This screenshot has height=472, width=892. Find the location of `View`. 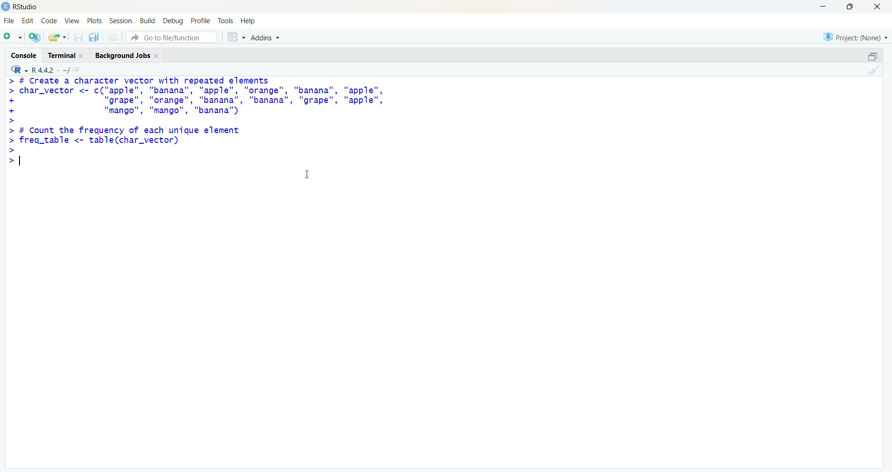

View is located at coordinates (73, 21).